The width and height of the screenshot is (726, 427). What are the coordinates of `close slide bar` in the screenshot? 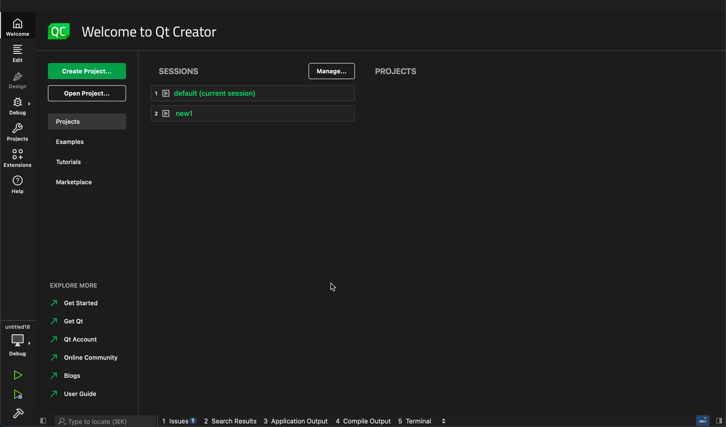 It's located at (42, 421).